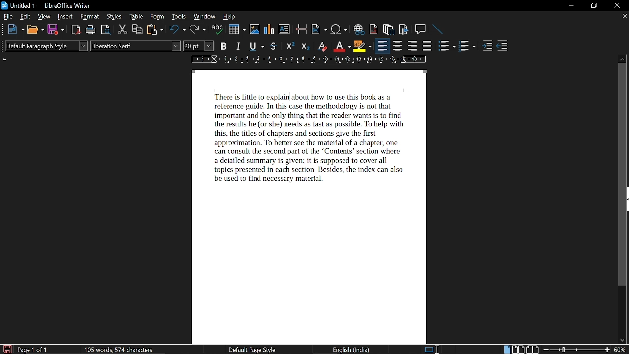 This screenshot has height=354, width=629. I want to click on insert text, so click(284, 29).